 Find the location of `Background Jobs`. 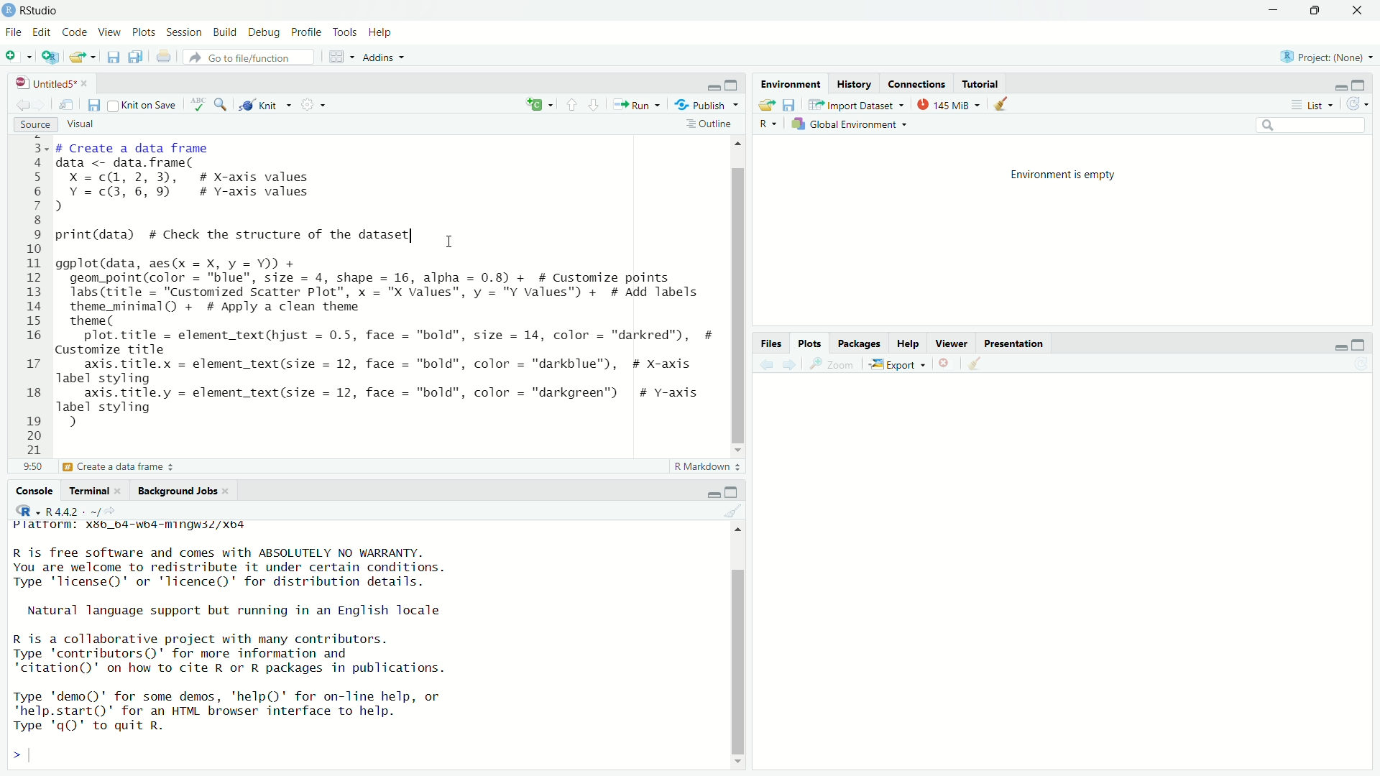

Background Jobs is located at coordinates (182, 491).